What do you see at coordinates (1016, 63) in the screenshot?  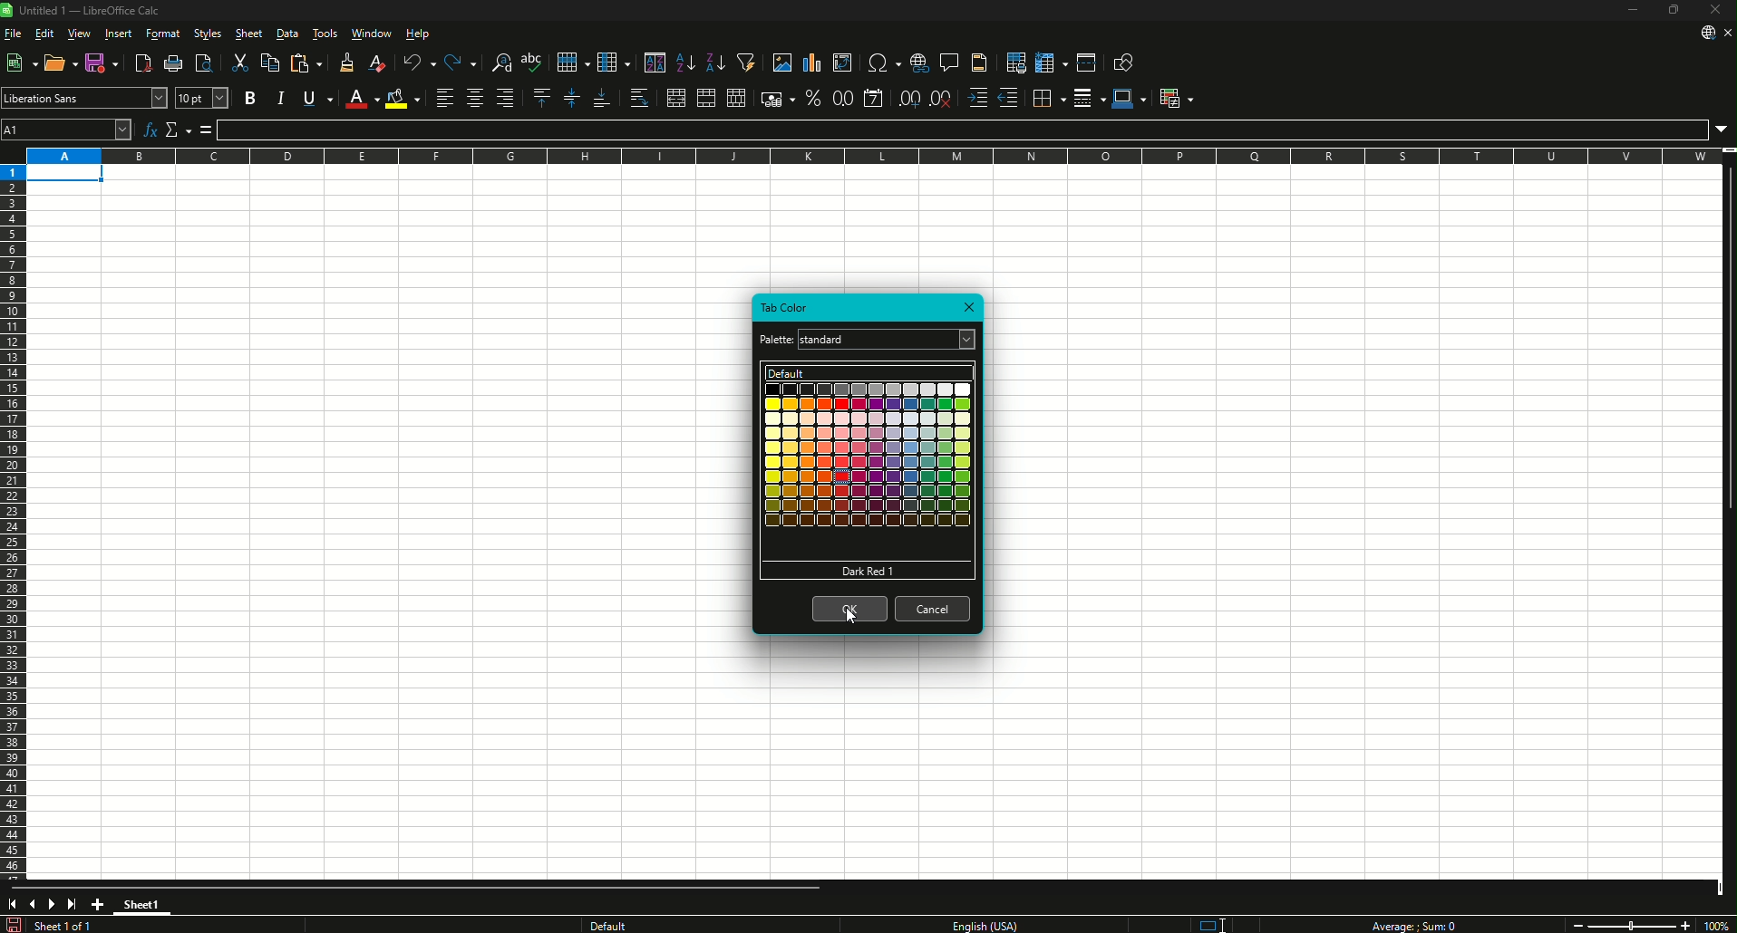 I see `Define Print Area` at bounding box center [1016, 63].